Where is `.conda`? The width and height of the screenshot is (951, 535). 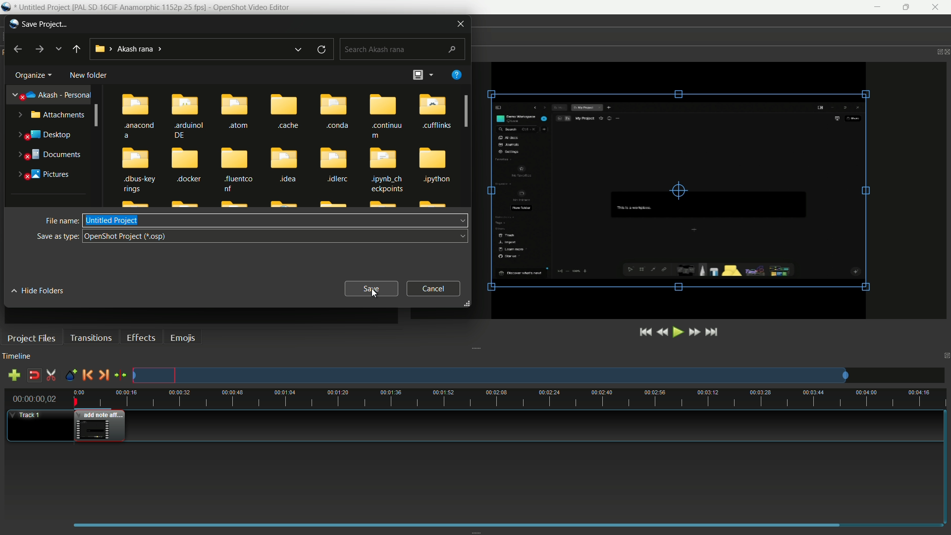
.conda is located at coordinates (338, 115).